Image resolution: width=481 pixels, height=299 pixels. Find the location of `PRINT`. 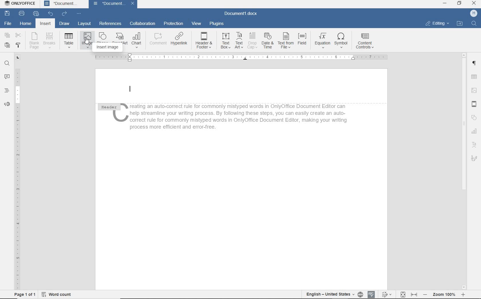

PRINT is located at coordinates (22, 13).